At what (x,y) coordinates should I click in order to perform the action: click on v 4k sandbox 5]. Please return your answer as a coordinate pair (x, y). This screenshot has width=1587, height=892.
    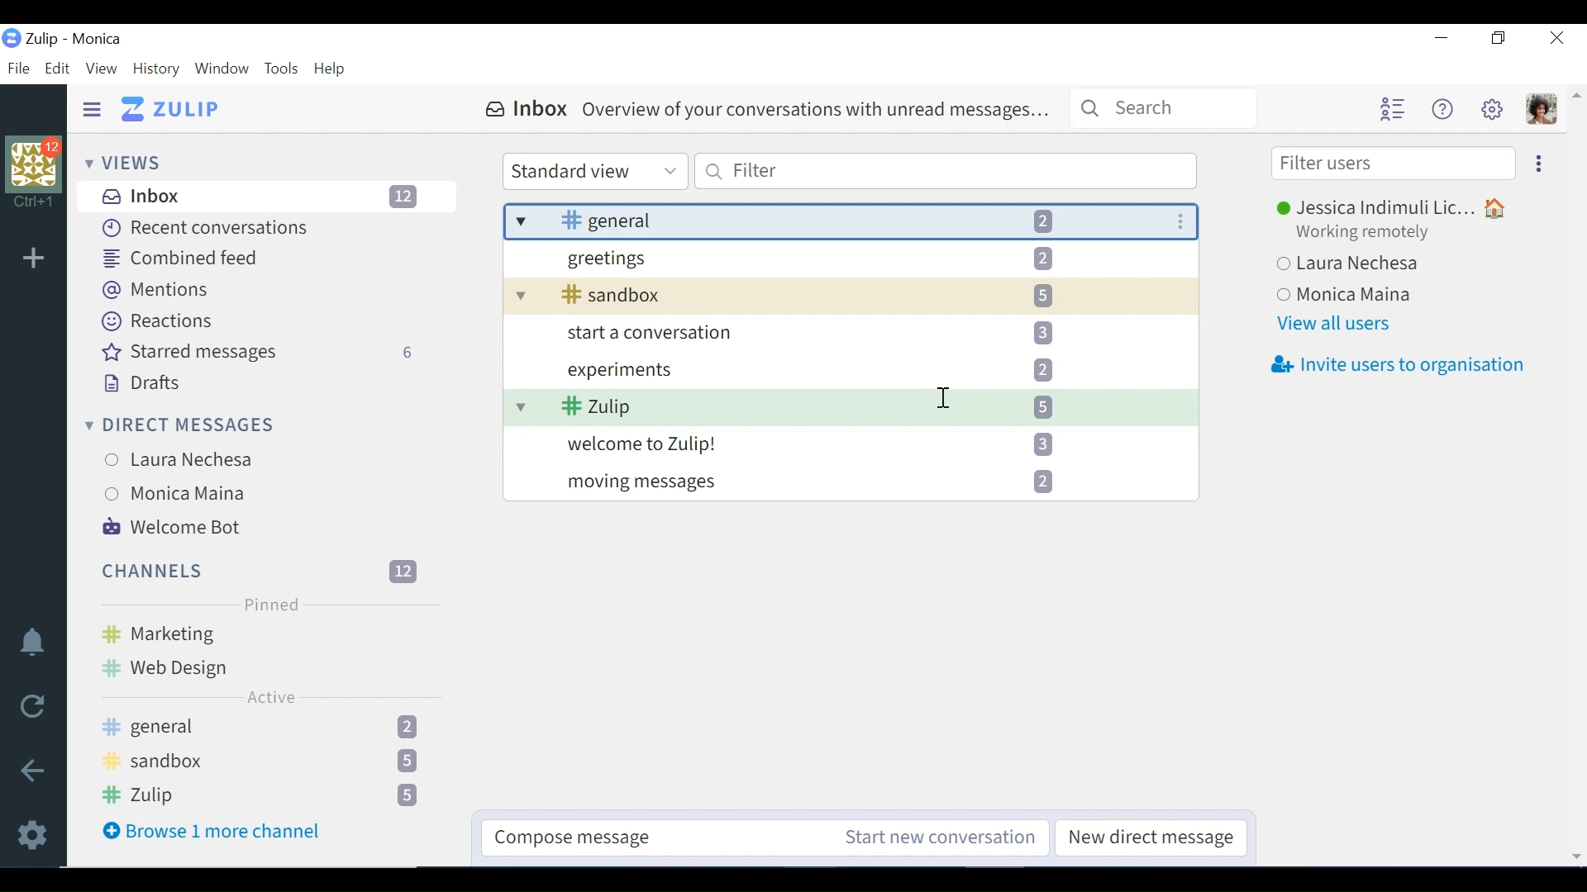
    Looking at the image, I should click on (827, 292).